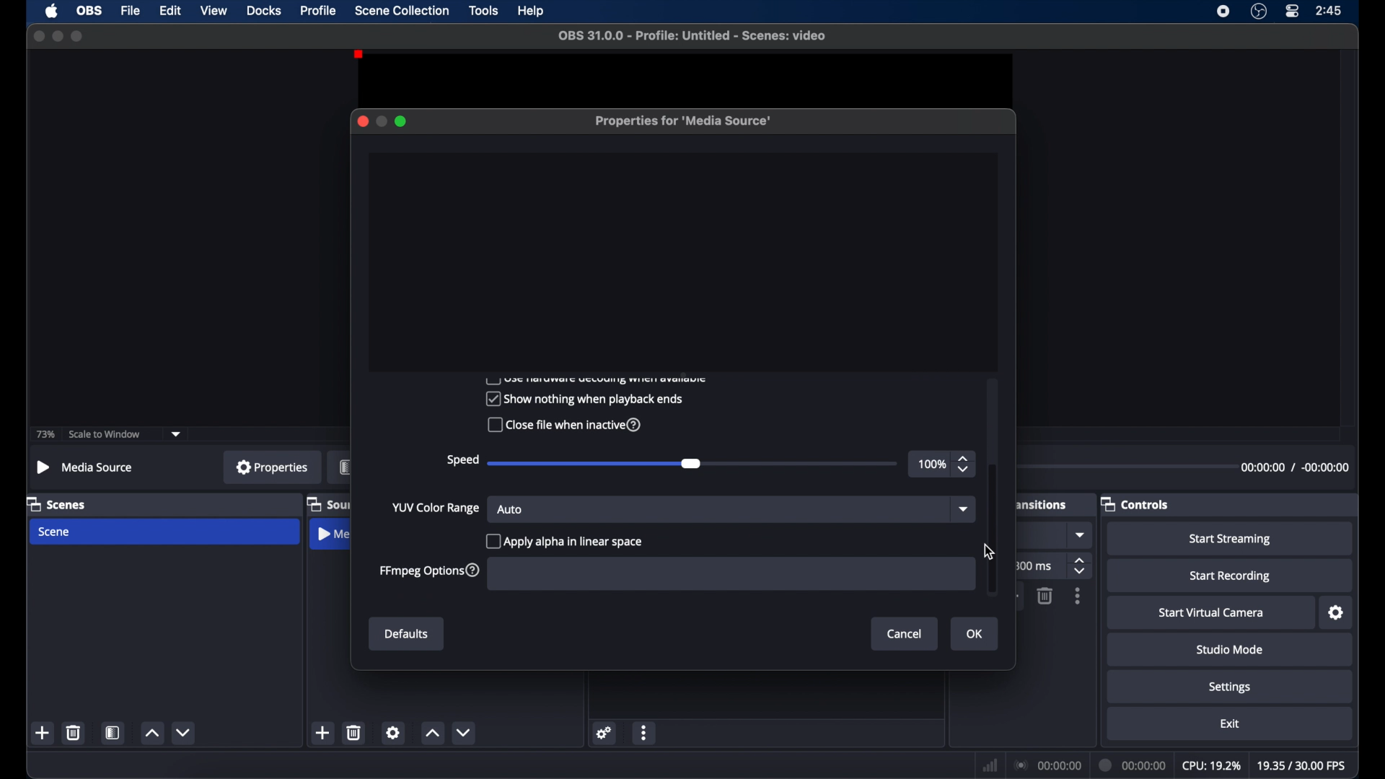 Image resolution: width=1385 pixels, height=779 pixels. What do you see at coordinates (644, 734) in the screenshot?
I see `moreoptions` at bounding box center [644, 734].